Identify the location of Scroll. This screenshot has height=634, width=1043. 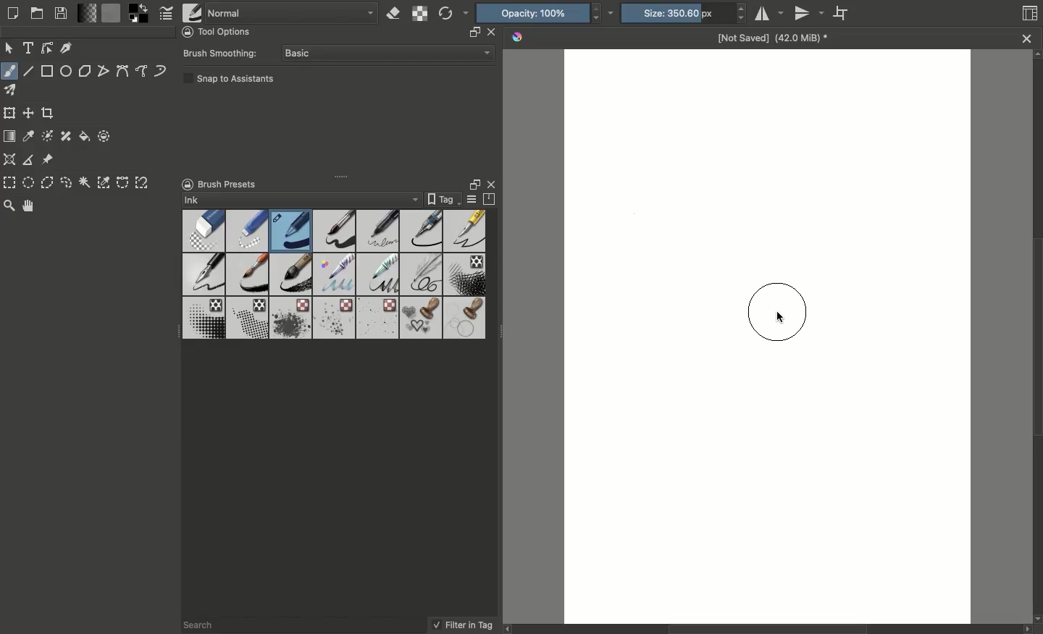
(1036, 337).